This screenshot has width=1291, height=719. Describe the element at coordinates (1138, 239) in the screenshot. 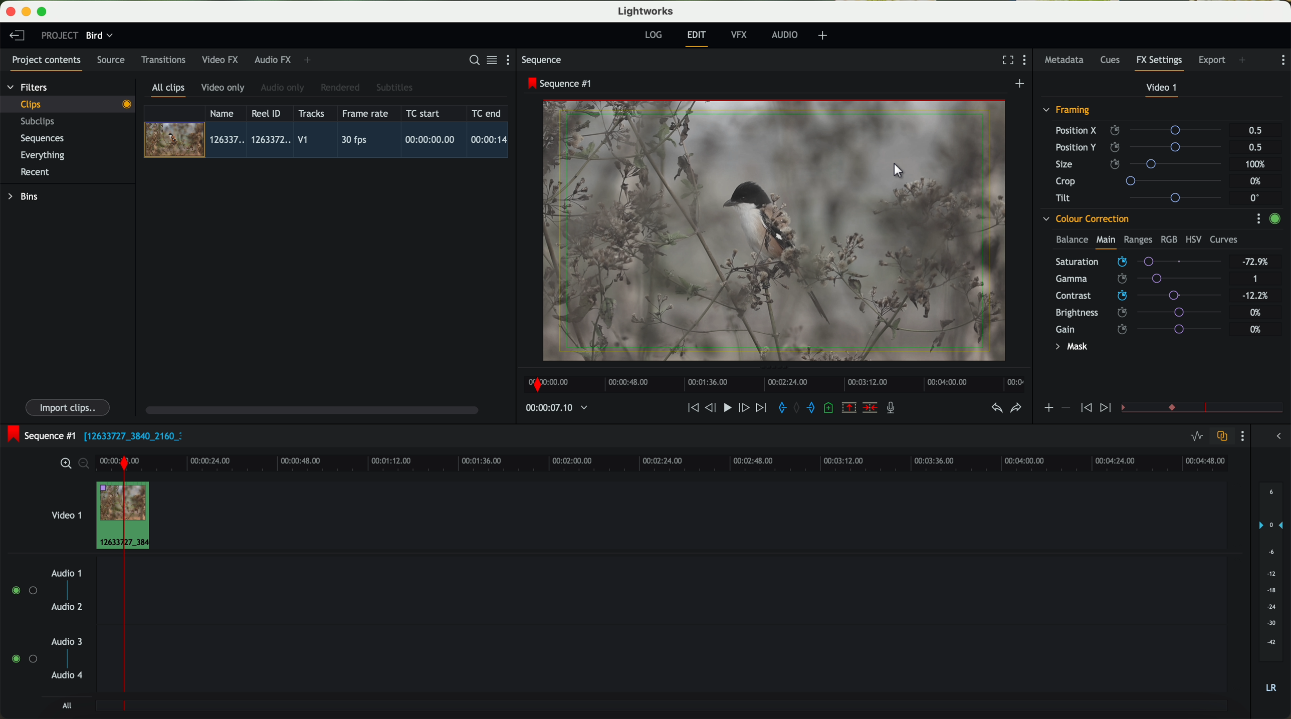

I see `ranges` at that location.